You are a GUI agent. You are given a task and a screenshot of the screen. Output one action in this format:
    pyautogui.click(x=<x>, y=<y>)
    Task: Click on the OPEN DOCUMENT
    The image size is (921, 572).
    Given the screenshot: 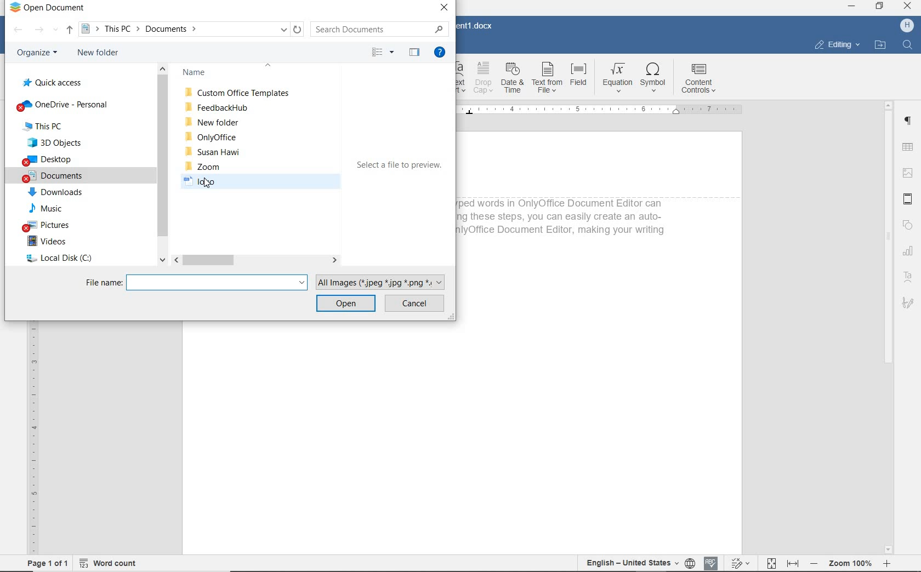 What is the action you would take?
    pyautogui.click(x=47, y=9)
    